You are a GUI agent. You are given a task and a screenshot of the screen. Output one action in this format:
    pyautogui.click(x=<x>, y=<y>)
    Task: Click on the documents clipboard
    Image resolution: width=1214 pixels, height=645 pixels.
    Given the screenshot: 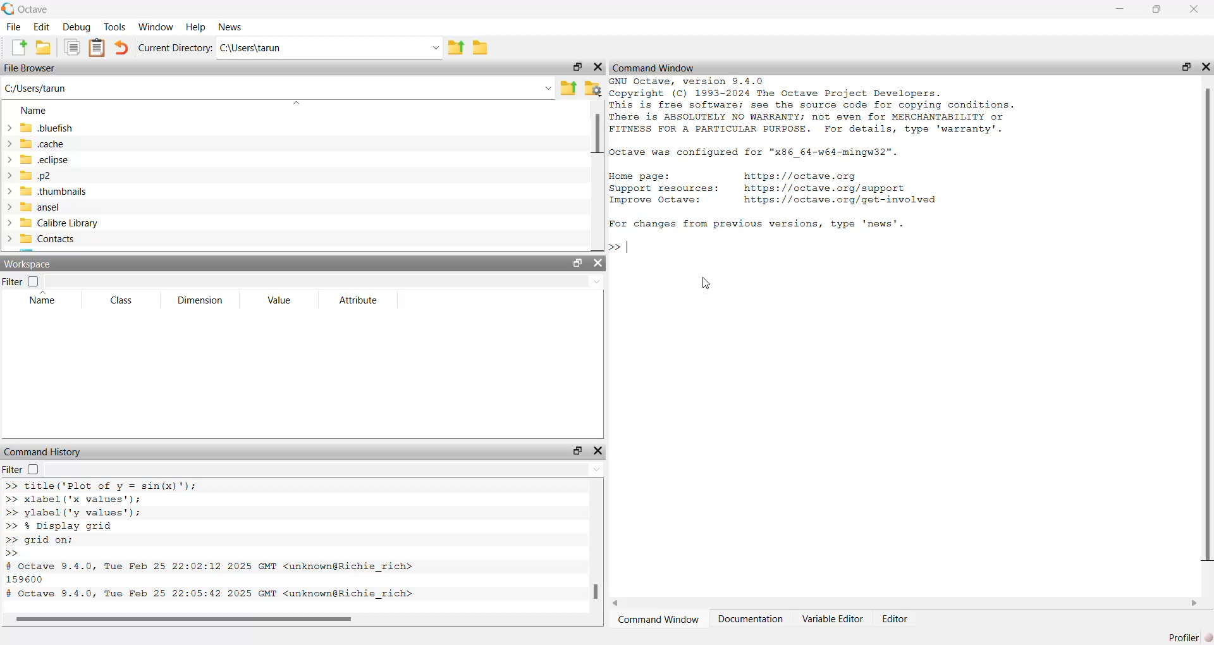 What is the action you would take?
    pyautogui.click(x=97, y=47)
    